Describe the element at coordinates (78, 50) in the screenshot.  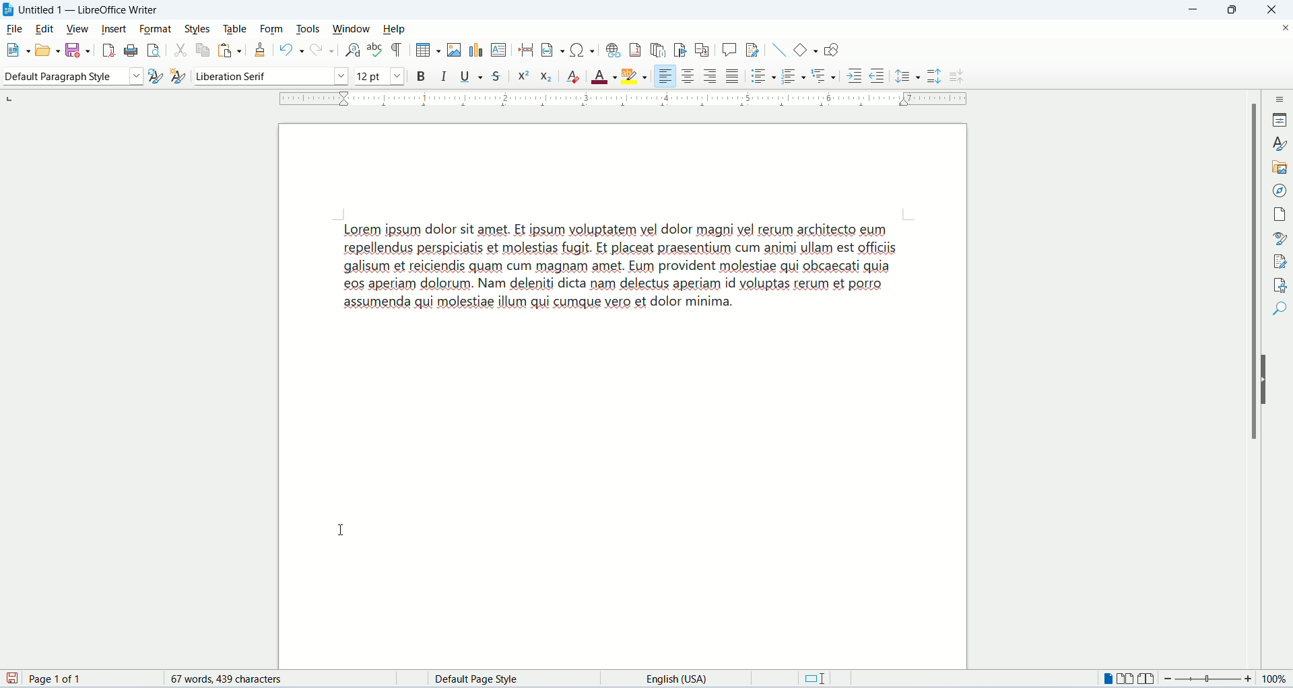
I see `save` at that location.